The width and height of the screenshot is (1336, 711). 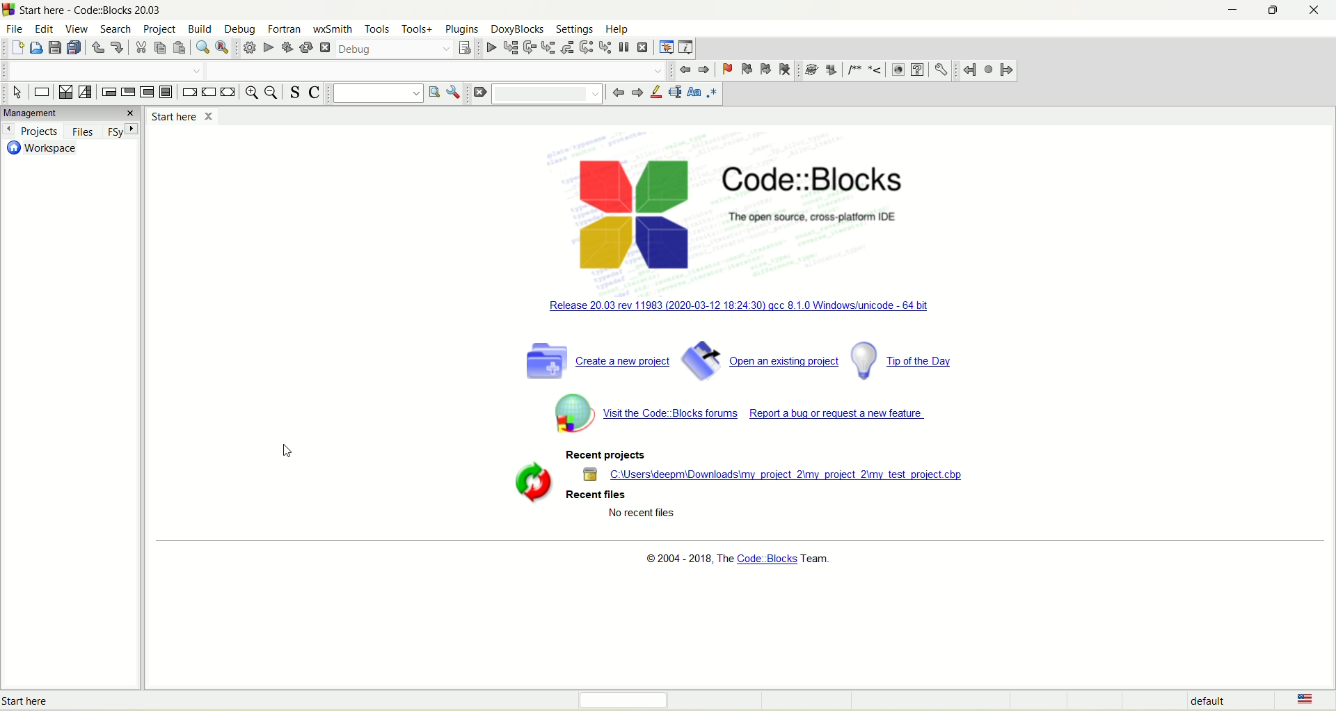 What do you see at coordinates (905, 360) in the screenshot?
I see `tip og the day` at bounding box center [905, 360].